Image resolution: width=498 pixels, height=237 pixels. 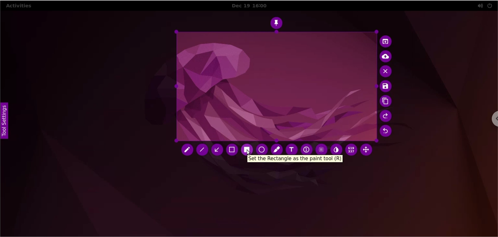 What do you see at coordinates (368, 151) in the screenshot?
I see `move selection` at bounding box center [368, 151].